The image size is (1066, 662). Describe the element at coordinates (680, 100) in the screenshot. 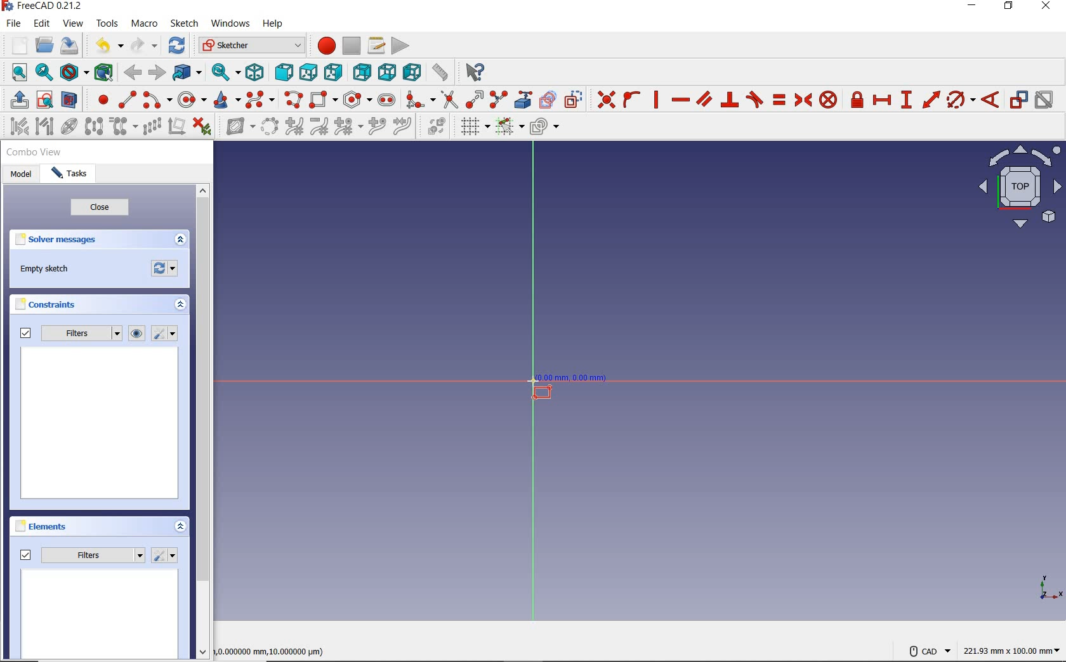

I see `constrain horizontally` at that location.